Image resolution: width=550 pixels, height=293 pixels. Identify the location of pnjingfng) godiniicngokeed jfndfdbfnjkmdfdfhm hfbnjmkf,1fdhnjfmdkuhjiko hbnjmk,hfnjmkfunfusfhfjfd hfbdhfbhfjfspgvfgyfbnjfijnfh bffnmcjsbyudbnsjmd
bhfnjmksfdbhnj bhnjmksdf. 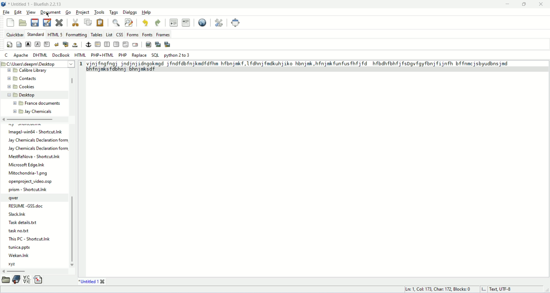
(301, 67).